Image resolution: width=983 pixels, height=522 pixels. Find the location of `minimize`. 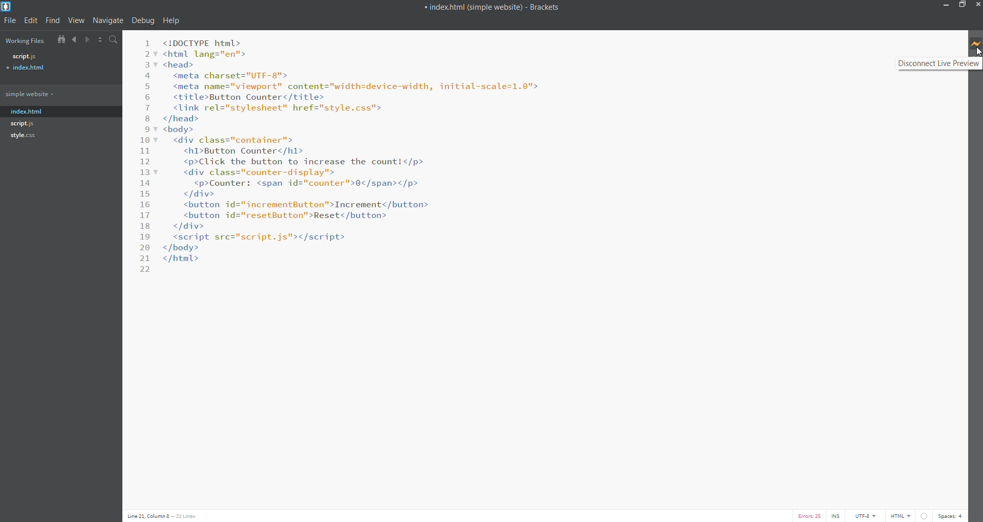

minimize is located at coordinates (944, 6).